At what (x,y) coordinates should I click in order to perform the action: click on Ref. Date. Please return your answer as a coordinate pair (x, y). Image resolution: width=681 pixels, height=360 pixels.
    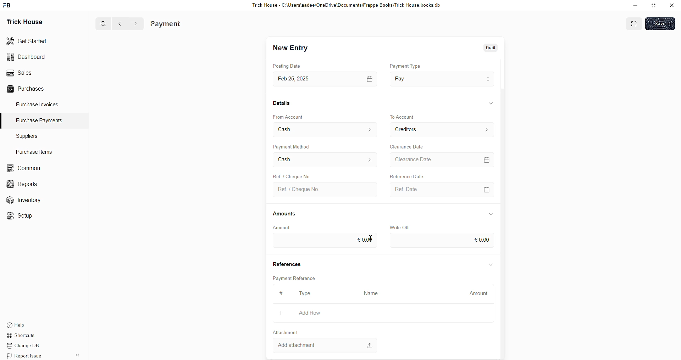
    Looking at the image, I should click on (404, 190).